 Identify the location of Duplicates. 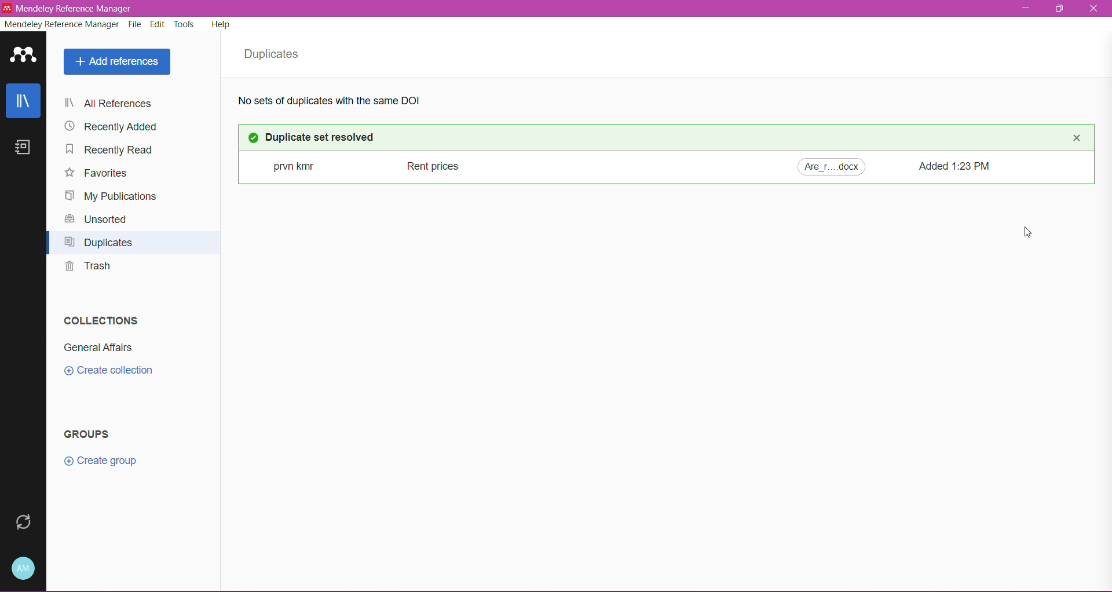
(275, 54).